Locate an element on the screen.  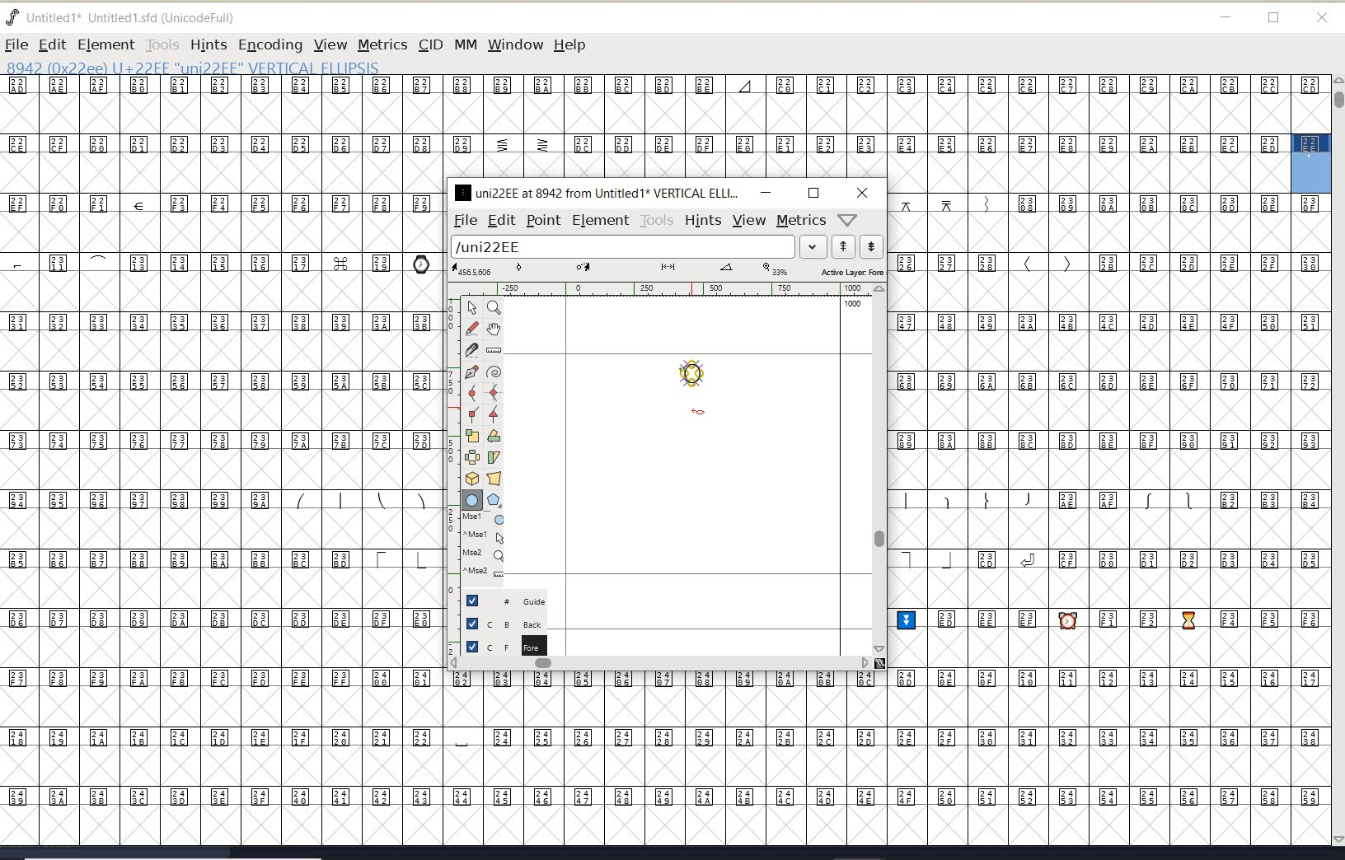
rotate the selection is located at coordinates (494, 436).